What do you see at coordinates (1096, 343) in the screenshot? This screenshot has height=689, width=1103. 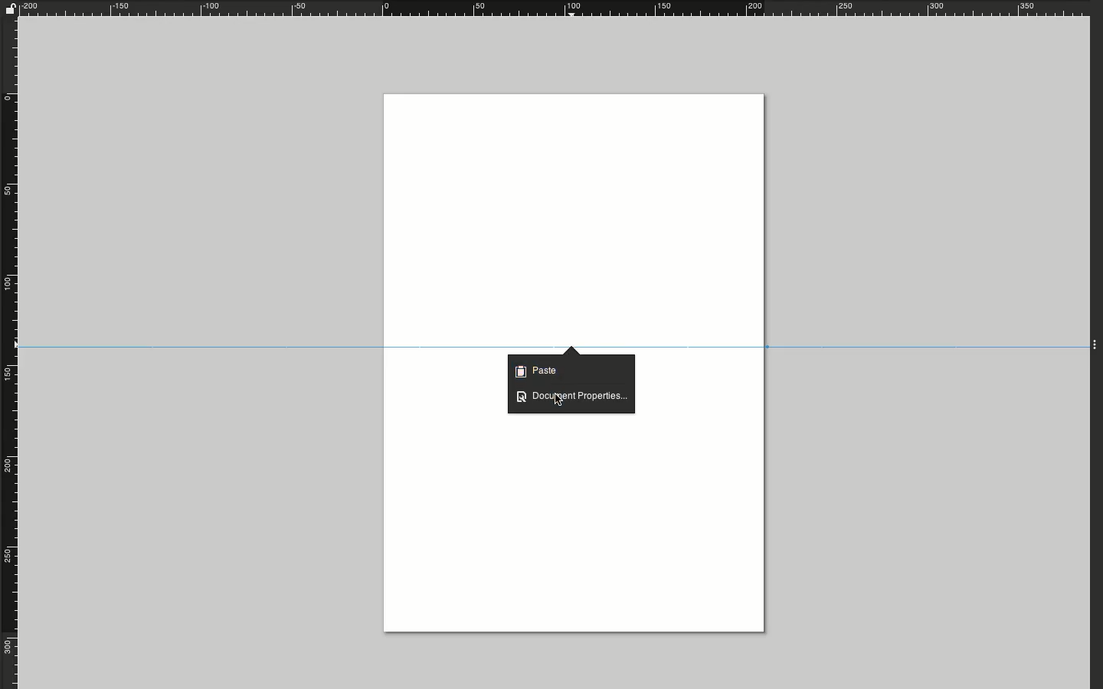 I see `Expand` at bounding box center [1096, 343].